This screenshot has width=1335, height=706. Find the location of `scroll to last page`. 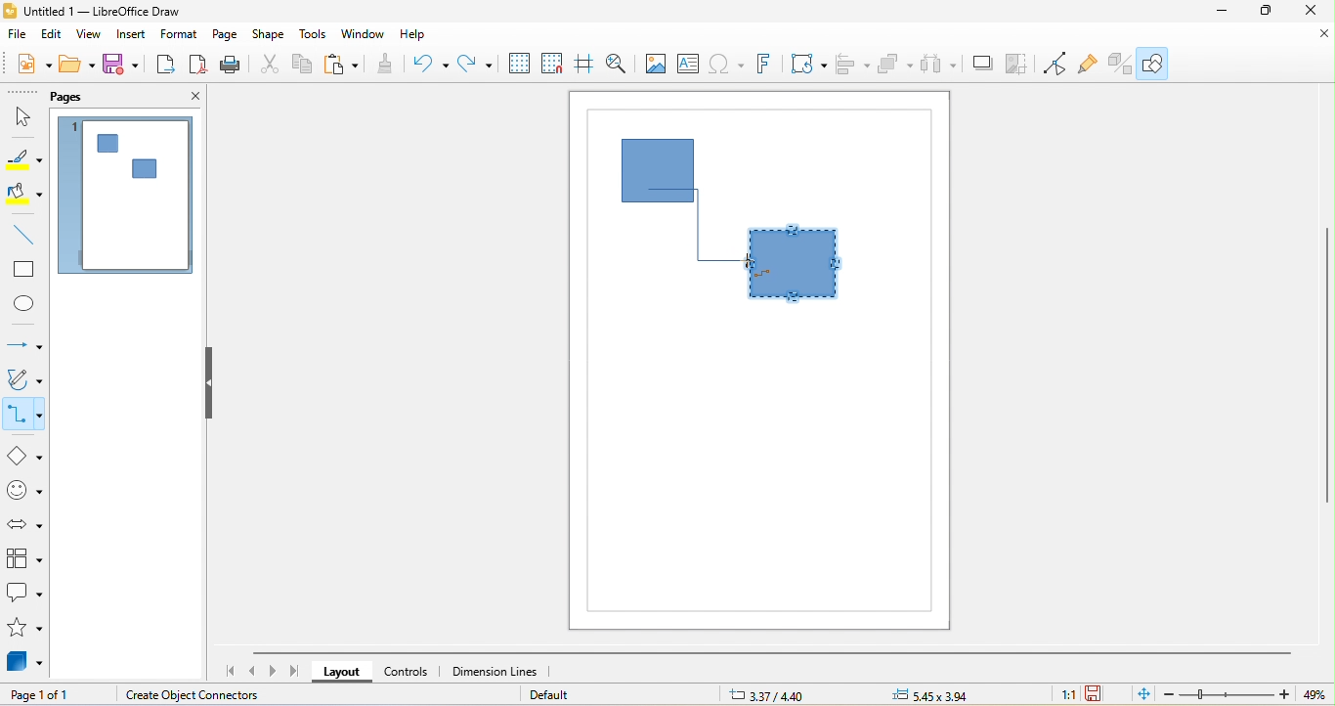

scroll to last page is located at coordinates (296, 671).